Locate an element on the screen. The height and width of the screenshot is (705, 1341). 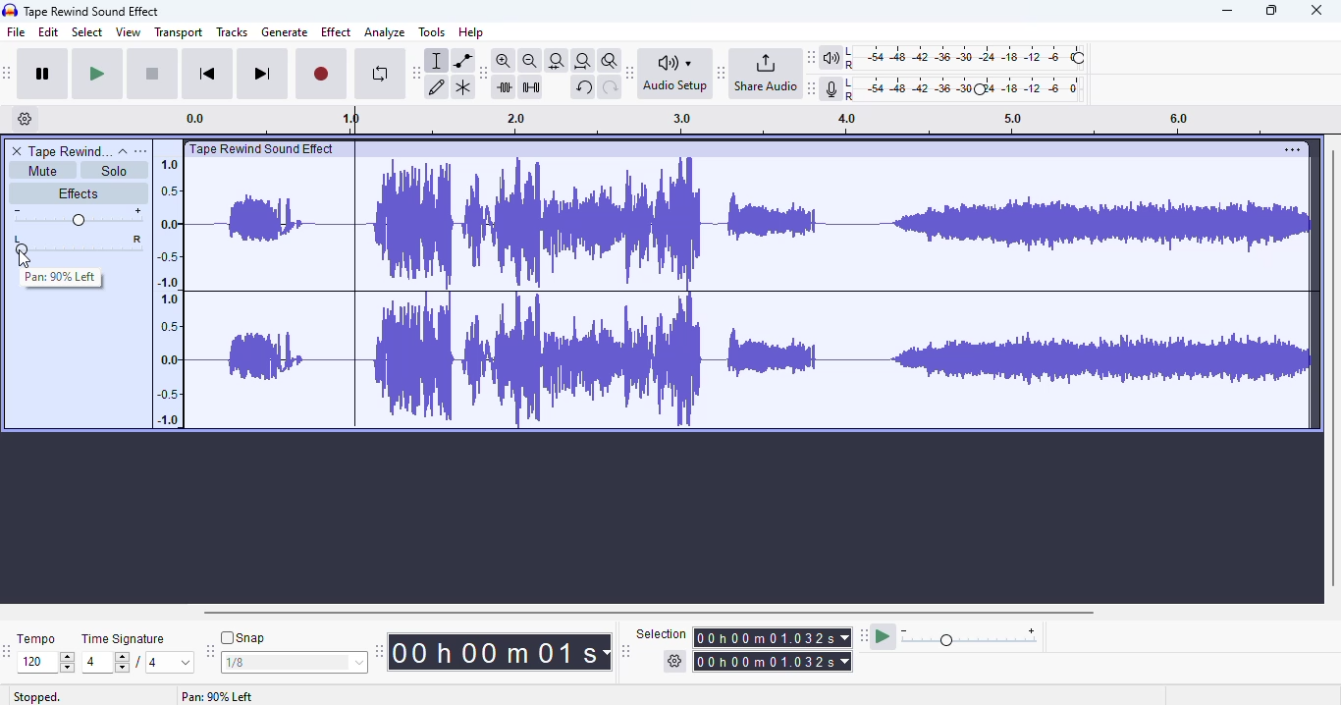
zoom in is located at coordinates (503, 60).